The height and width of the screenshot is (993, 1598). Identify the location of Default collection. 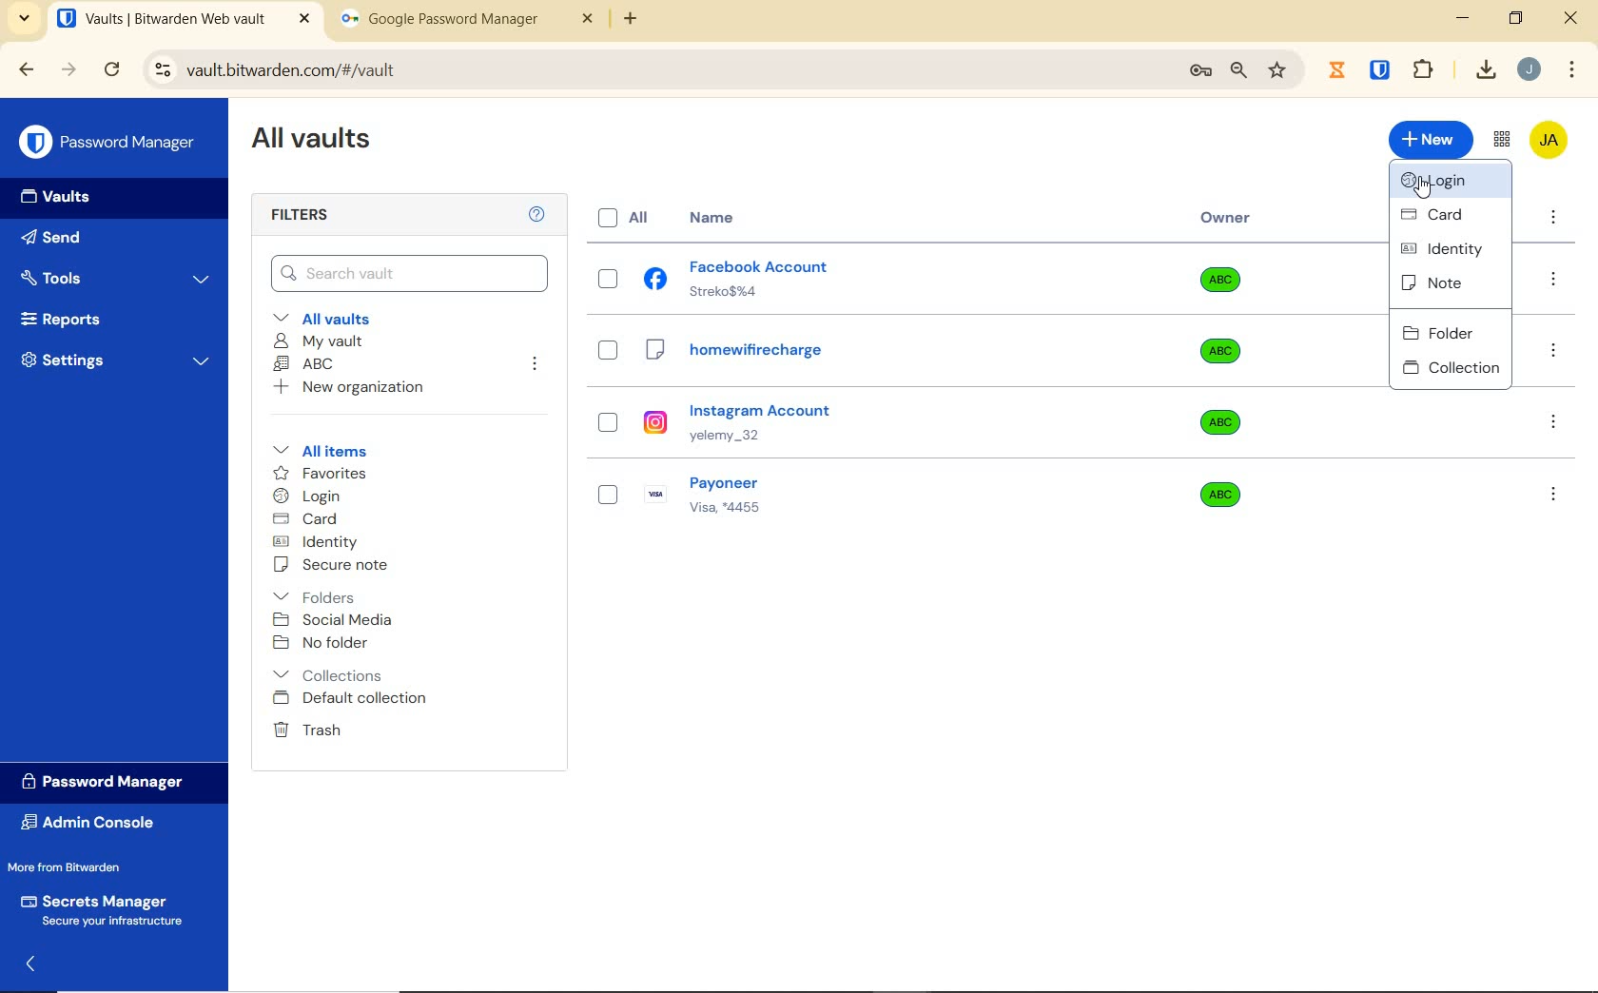
(353, 699).